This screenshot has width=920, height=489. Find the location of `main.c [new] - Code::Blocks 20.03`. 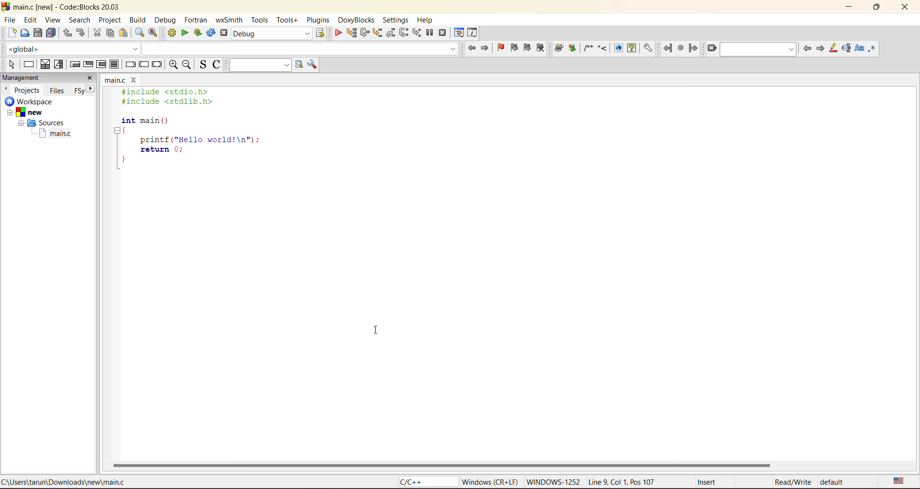

main.c [new] - Code::Blocks 20.03 is located at coordinates (69, 6).